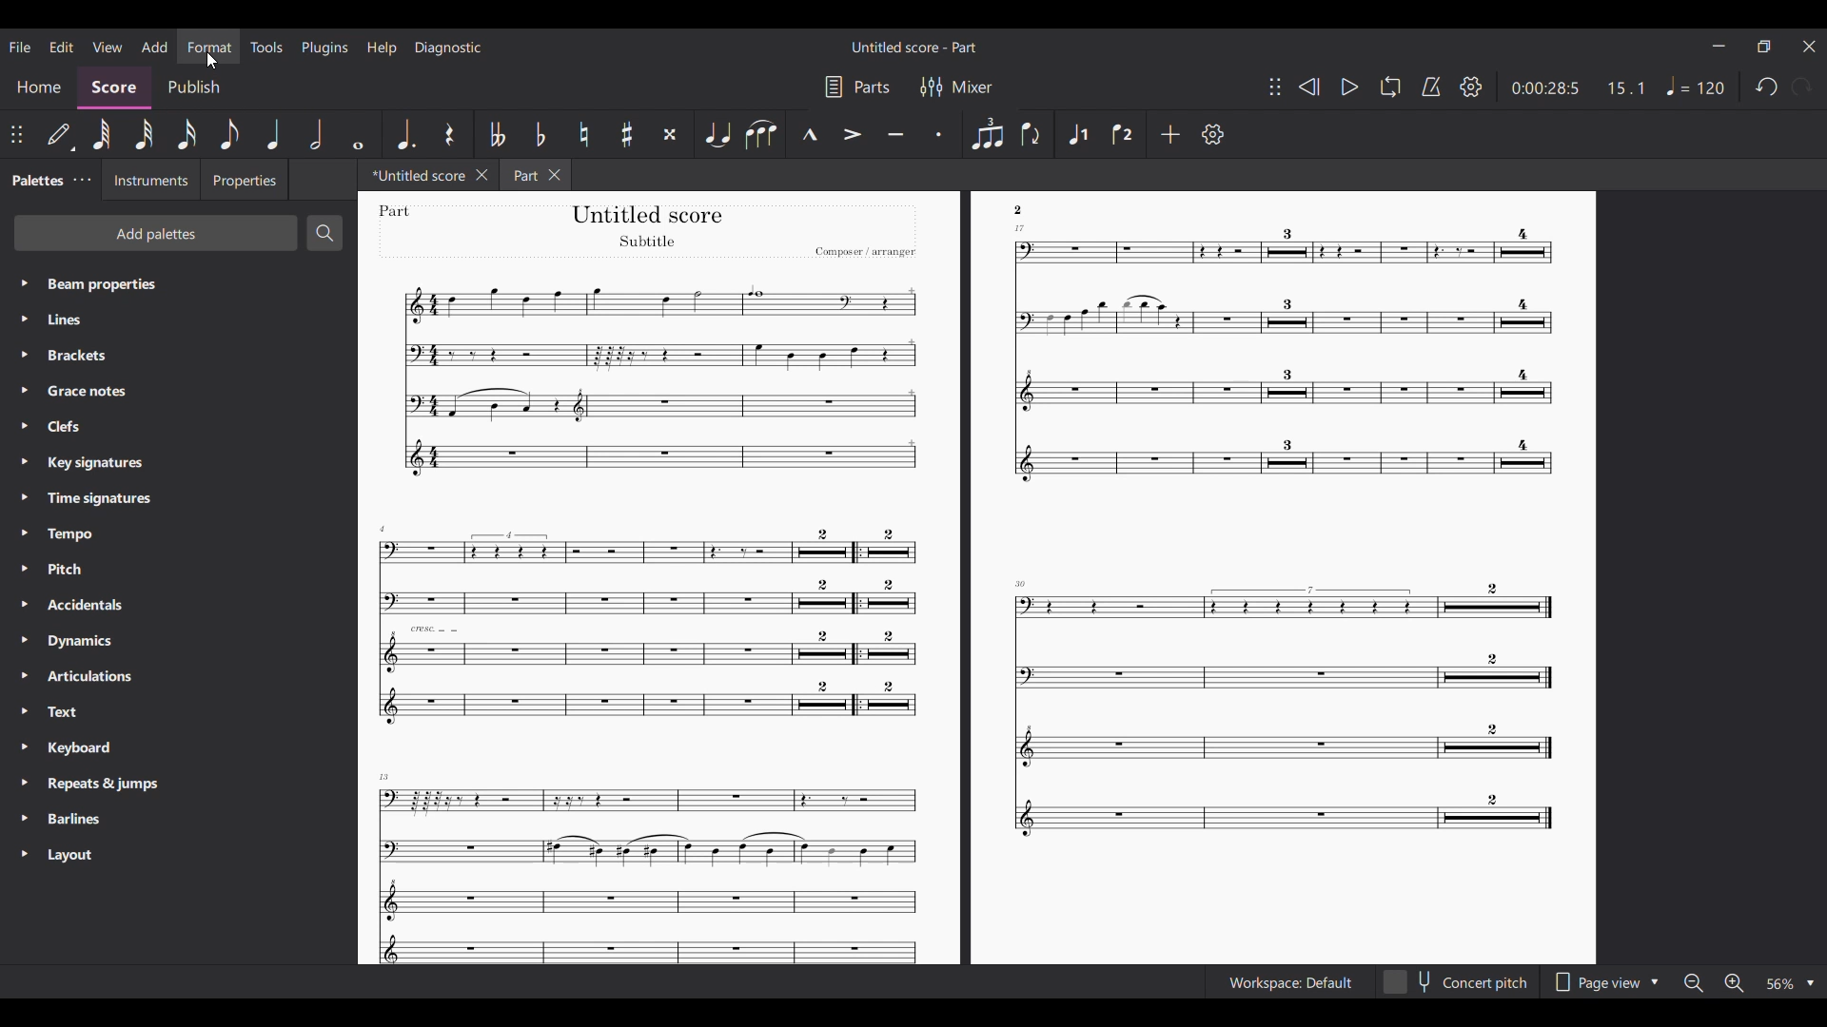  I want to click on , so click(1282, 715).